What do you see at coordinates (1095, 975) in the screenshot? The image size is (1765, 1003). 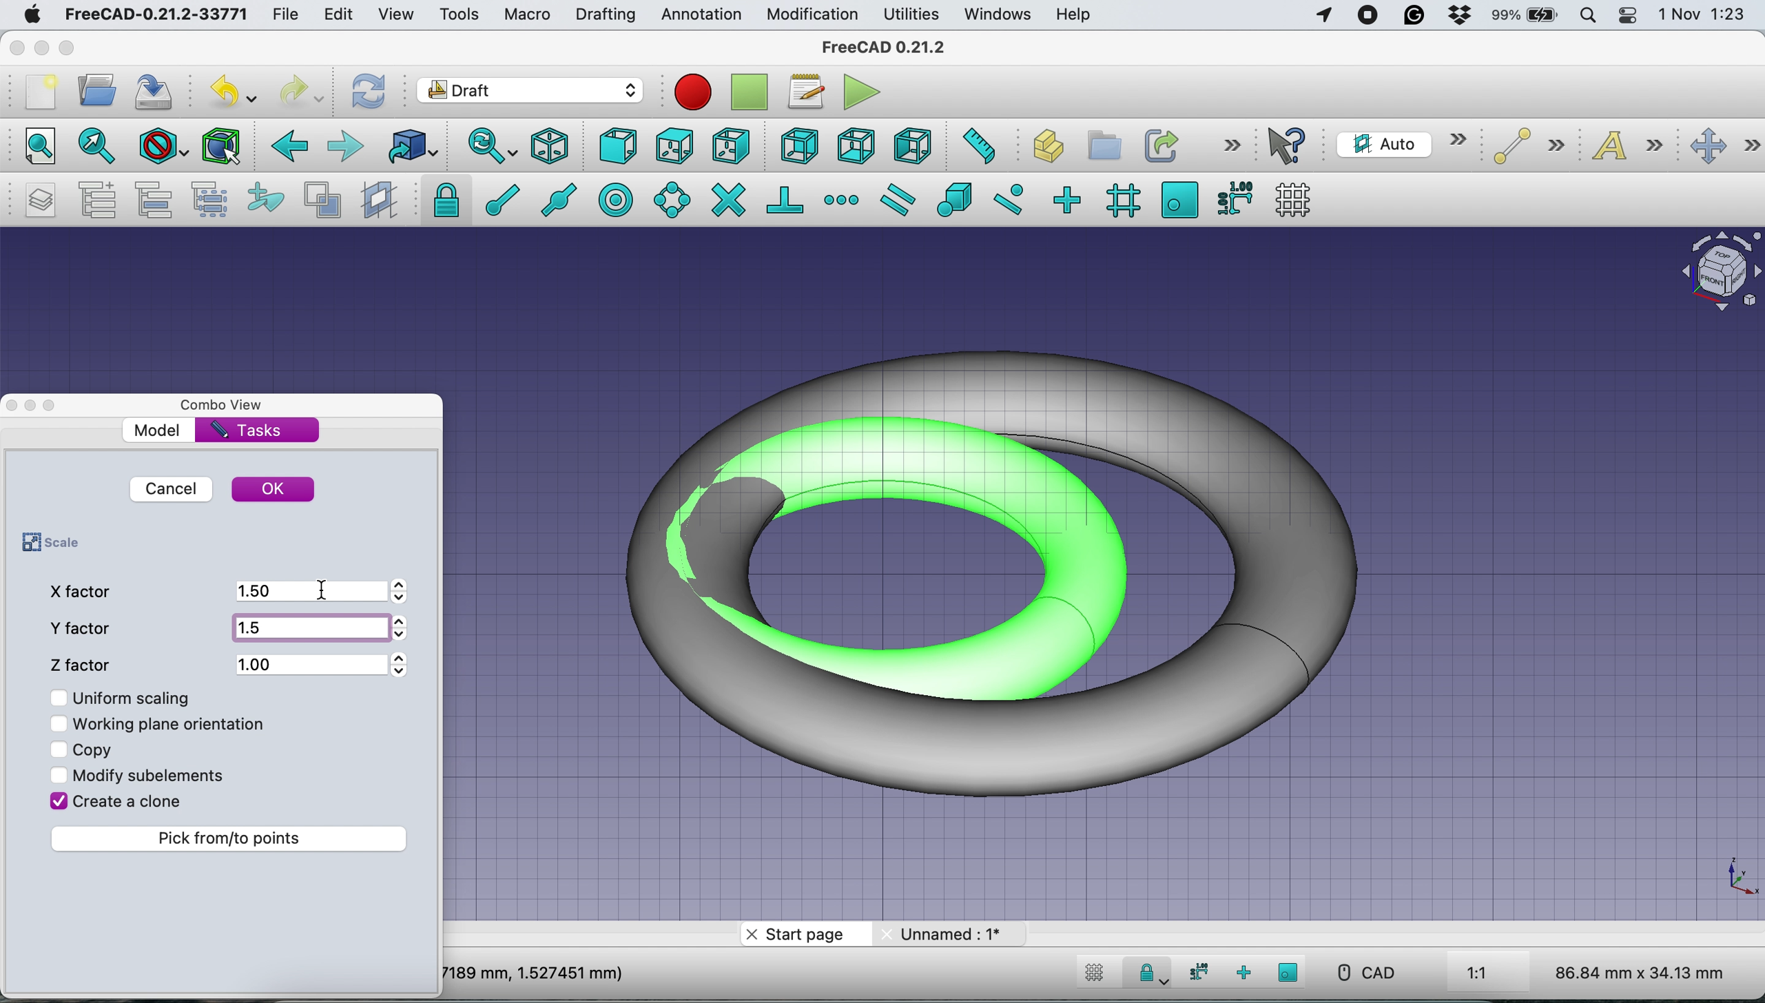 I see `toggle grid` at bounding box center [1095, 975].